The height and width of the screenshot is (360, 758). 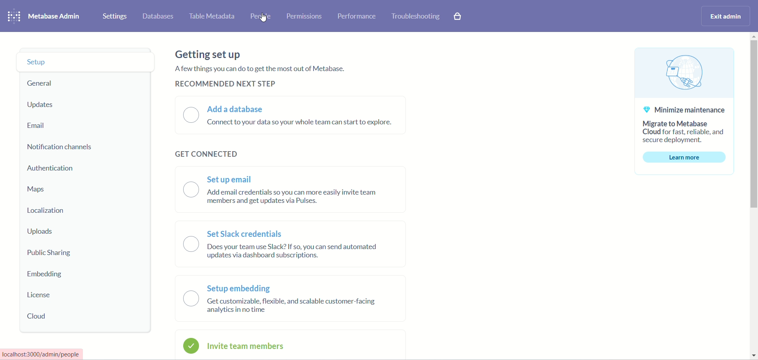 I want to click on toggle button, so click(x=191, y=266).